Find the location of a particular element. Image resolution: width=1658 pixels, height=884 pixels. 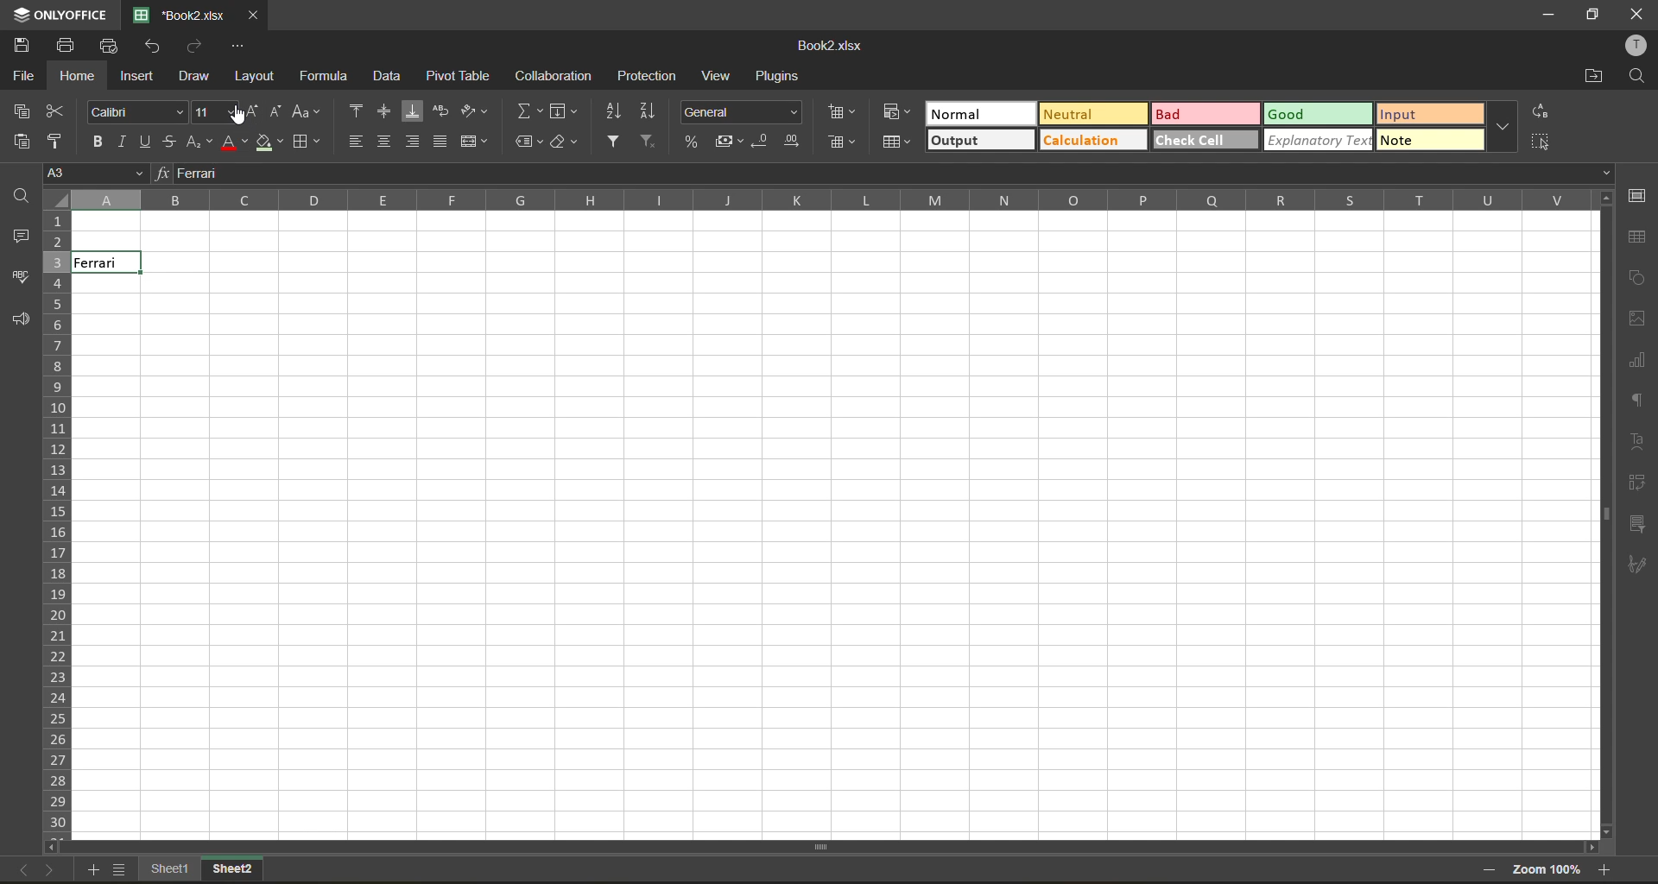

wrap text is located at coordinates (443, 110).